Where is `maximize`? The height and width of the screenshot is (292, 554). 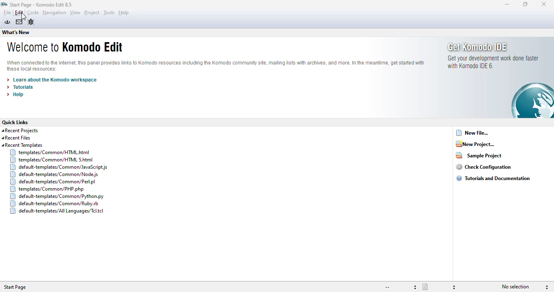 maximize is located at coordinates (526, 4).